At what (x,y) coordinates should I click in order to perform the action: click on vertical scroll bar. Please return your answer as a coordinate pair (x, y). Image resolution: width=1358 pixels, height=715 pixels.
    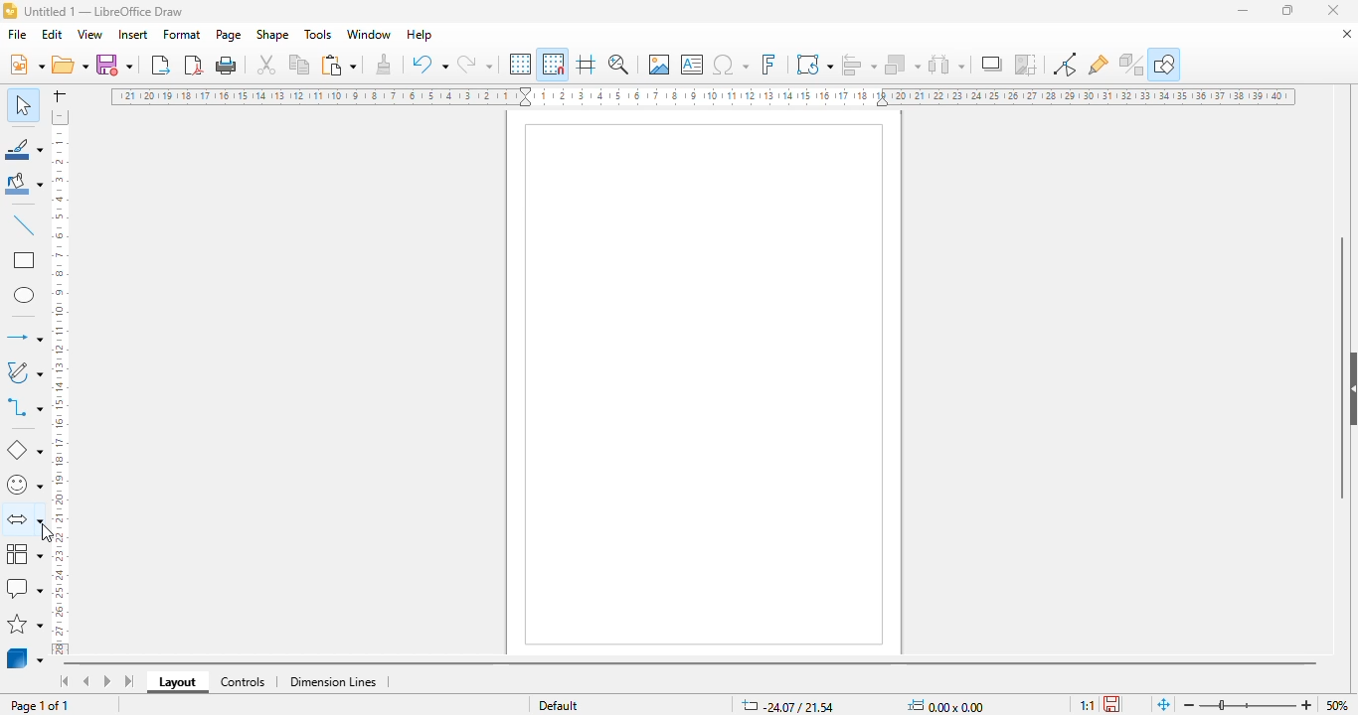
    Looking at the image, I should click on (1342, 368).